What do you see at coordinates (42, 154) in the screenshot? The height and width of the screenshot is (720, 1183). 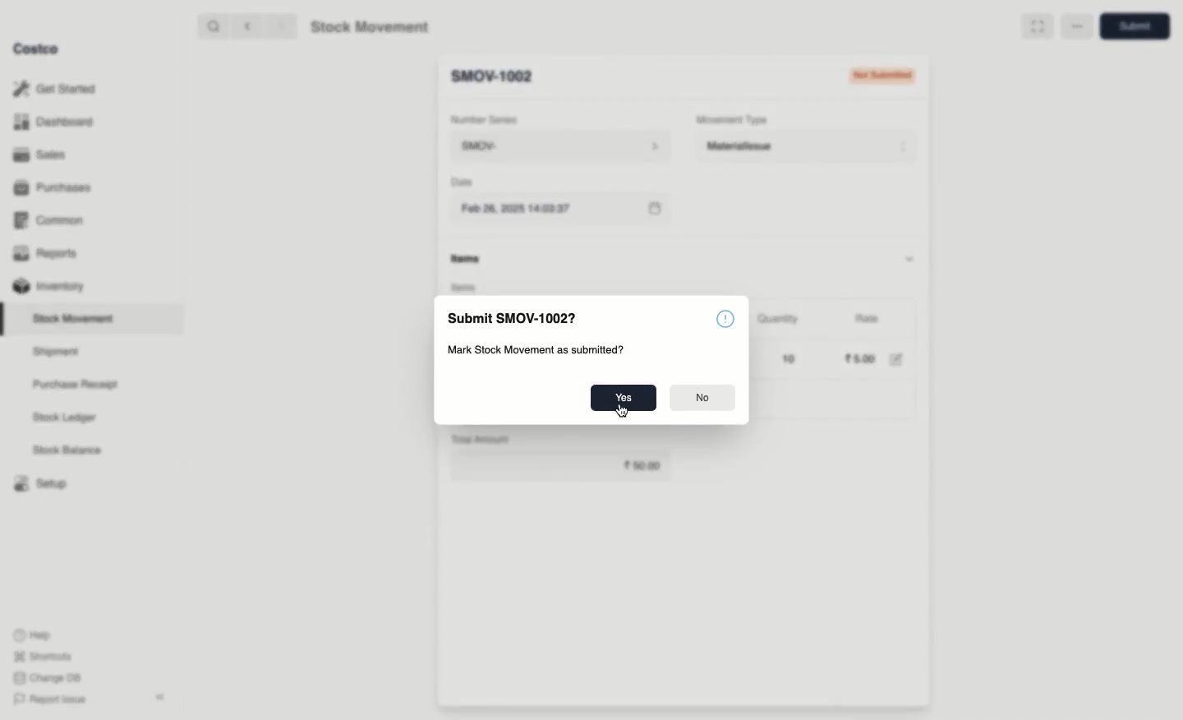 I see `Sales` at bounding box center [42, 154].